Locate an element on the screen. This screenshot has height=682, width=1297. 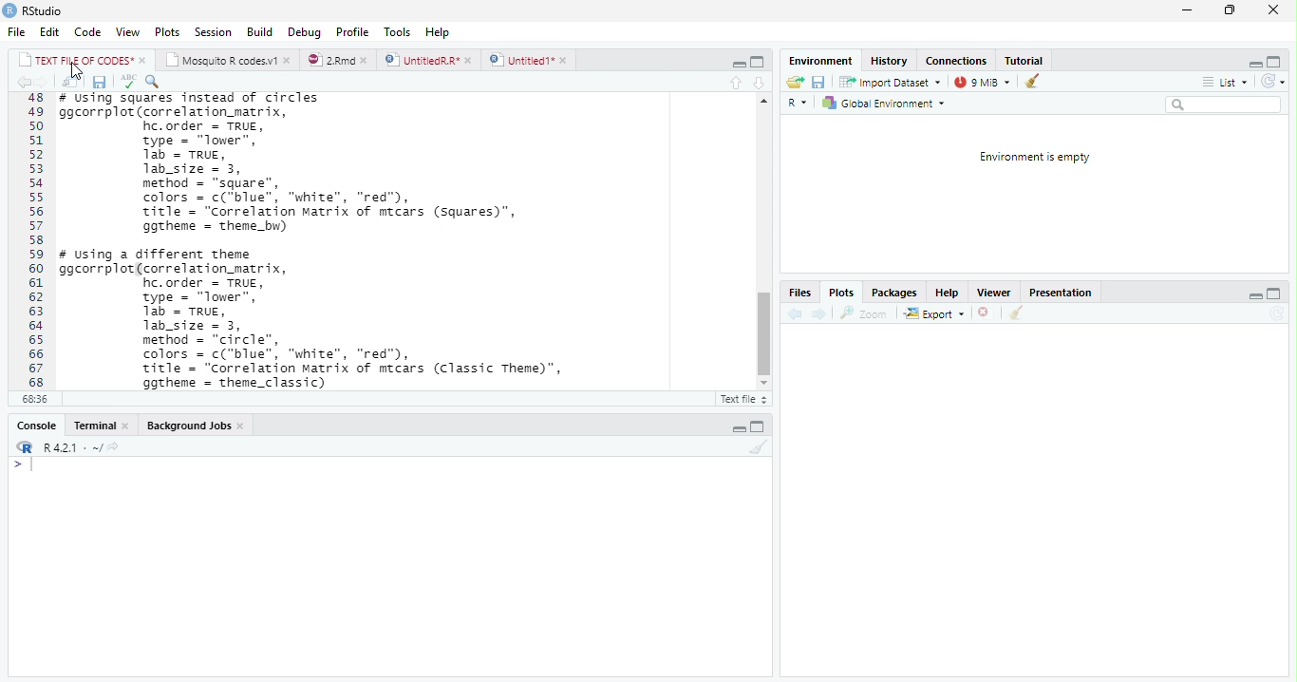
typing cursor is located at coordinates (25, 467).